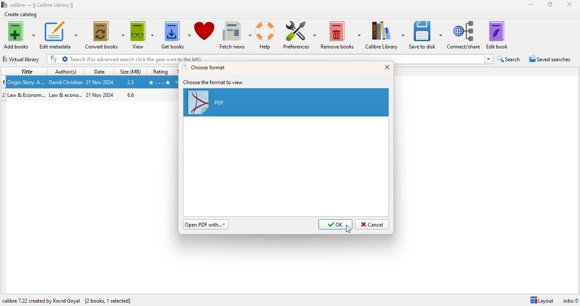  What do you see at coordinates (510, 59) in the screenshot?
I see `search` at bounding box center [510, 59].